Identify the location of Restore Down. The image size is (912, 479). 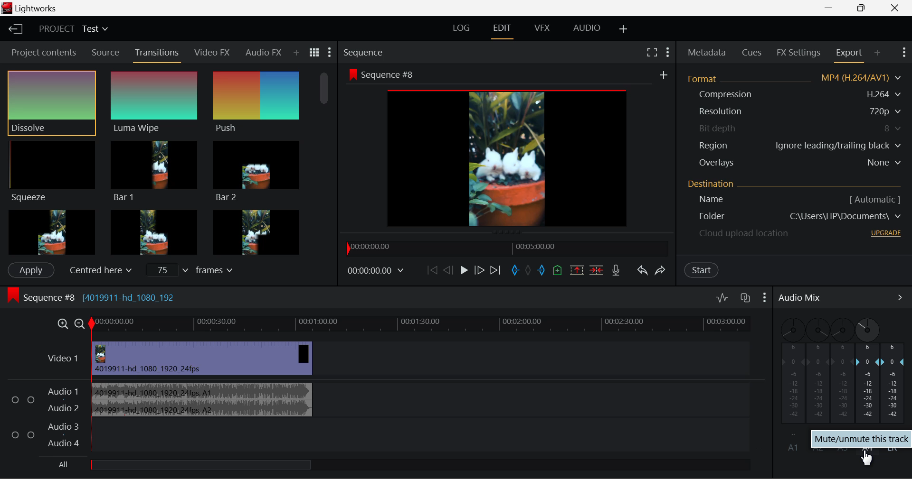
(828, 8).